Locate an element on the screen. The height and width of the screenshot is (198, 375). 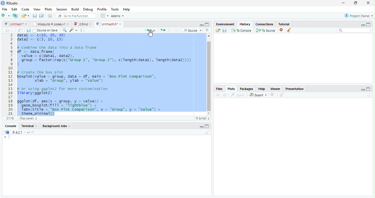
Source is located at coordinates (192, 30).